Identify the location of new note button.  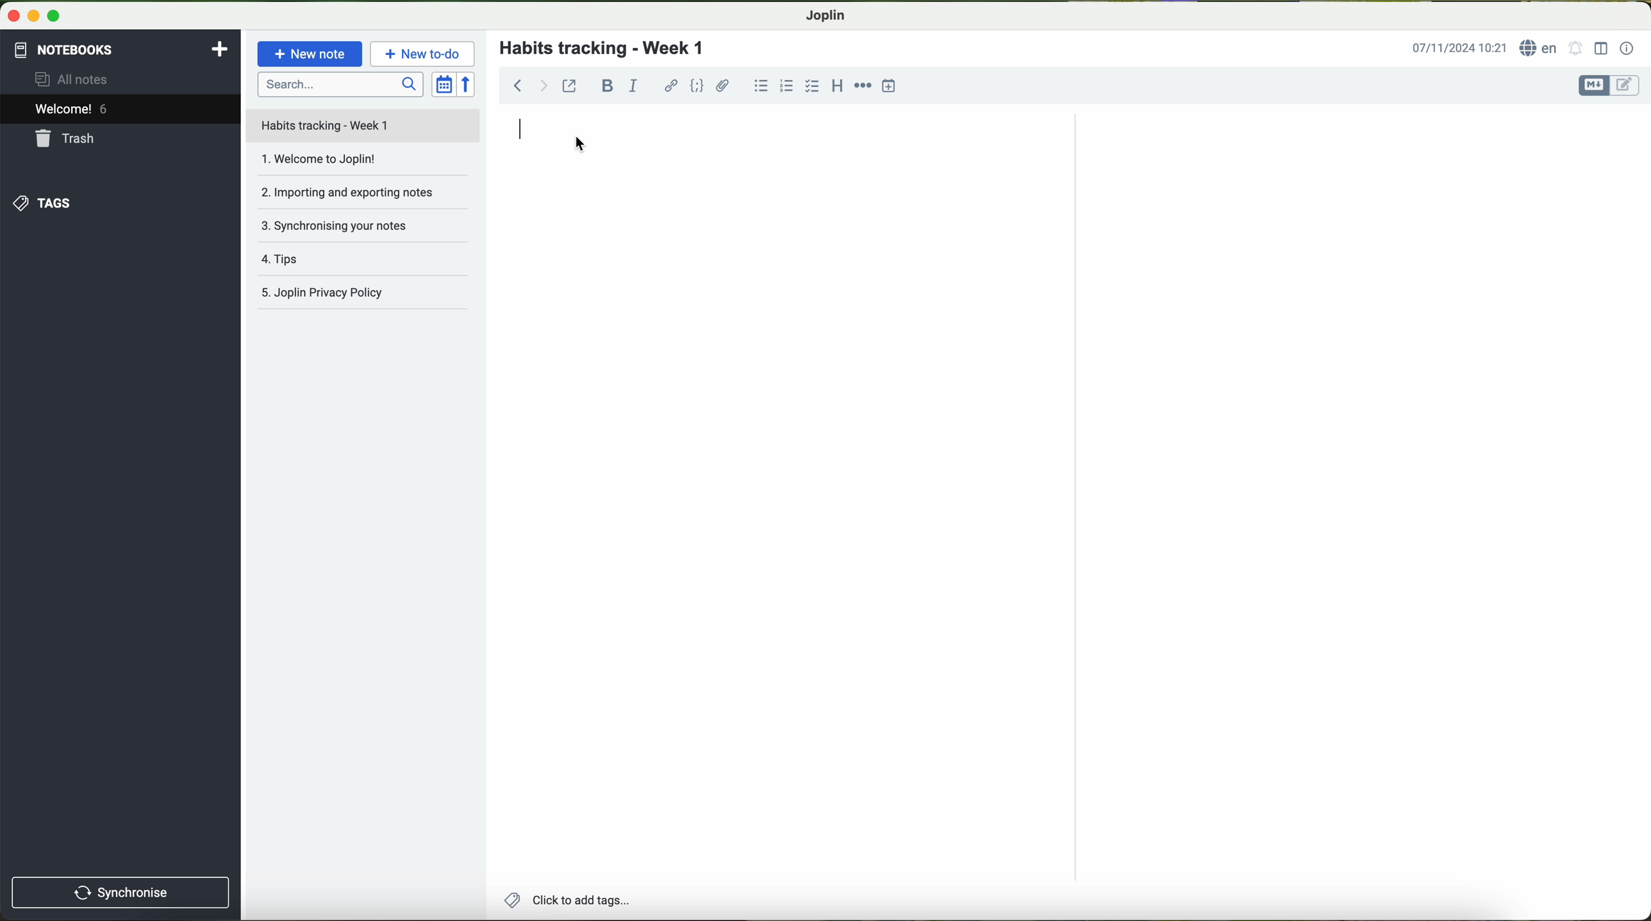
(310, 54).